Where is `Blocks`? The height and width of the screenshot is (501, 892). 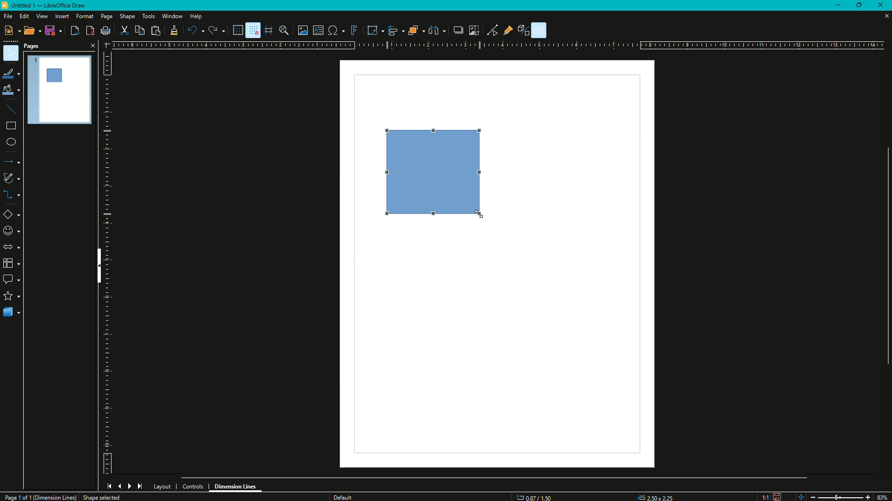 Blocks is located at coordinates (11, 263).